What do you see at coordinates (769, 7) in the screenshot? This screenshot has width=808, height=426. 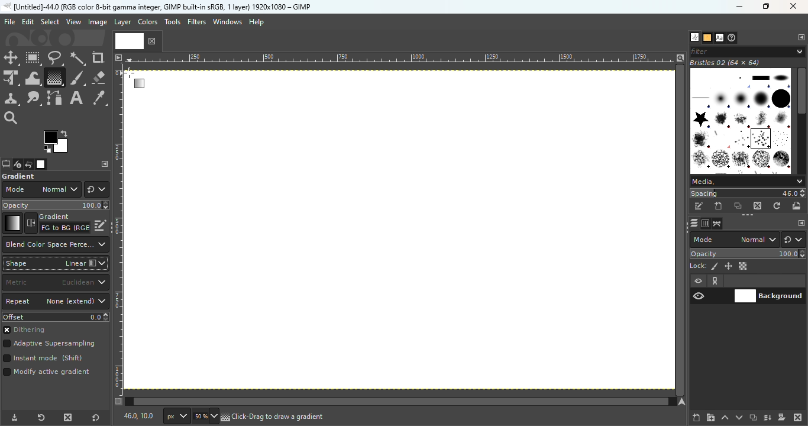 I see `Maximize` at bounding box center [769, 7].